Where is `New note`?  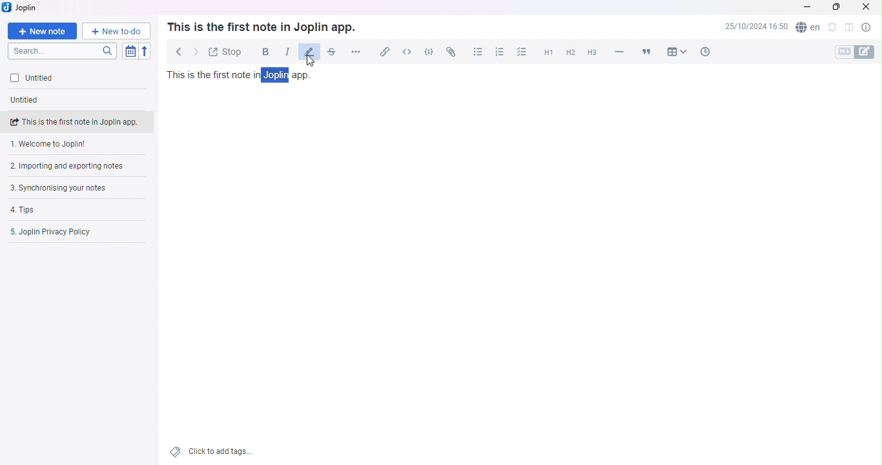
New note is located at coordinates (43, 30).